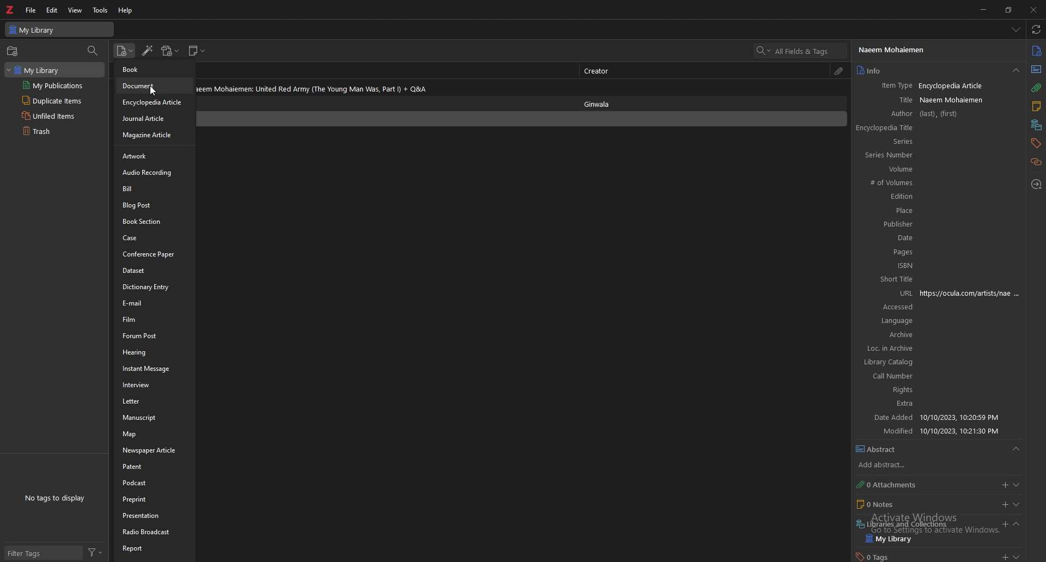 The height and width of the screenshot is (562, 1046). I want to click on blog post, so click(154, 204).